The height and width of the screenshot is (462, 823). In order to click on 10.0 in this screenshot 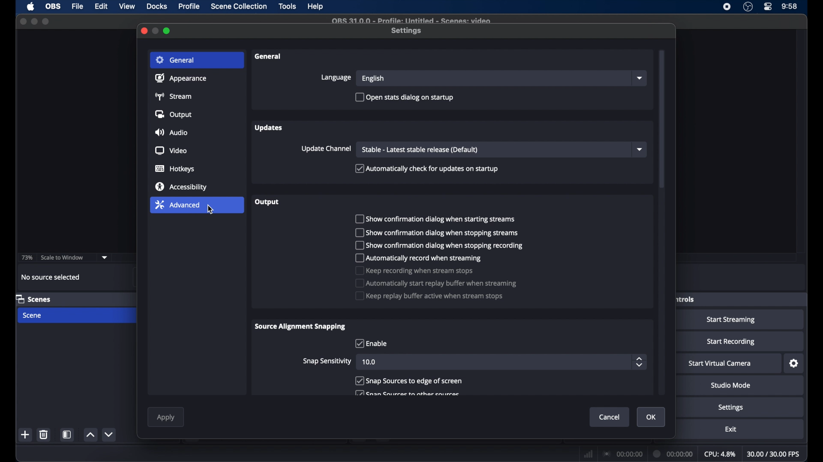, I will do `click(369, 362)`.